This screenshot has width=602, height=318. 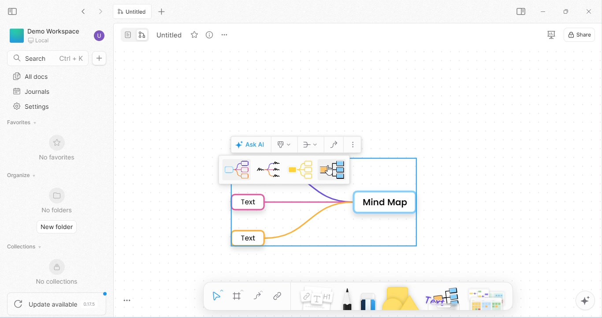 What do you see at coordinates (131, 11) in the screenshot?
I see `current tab` at bounding box center [131, 11].